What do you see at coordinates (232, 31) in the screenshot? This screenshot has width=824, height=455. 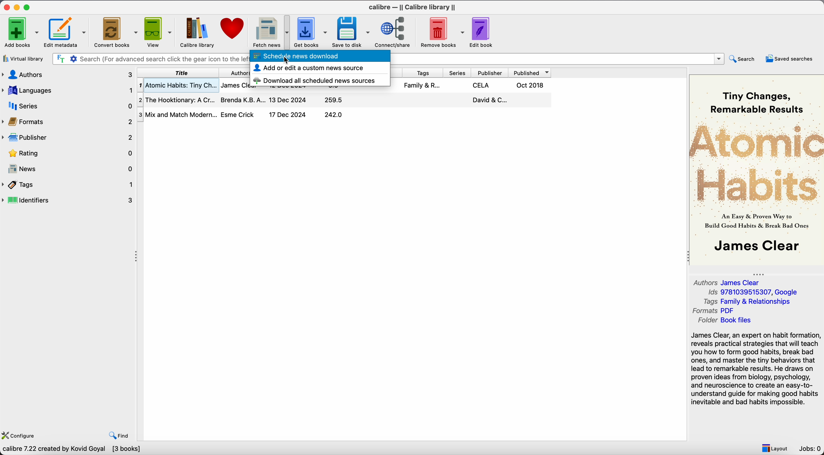 I see `donate` at bounding box center [232, 31].